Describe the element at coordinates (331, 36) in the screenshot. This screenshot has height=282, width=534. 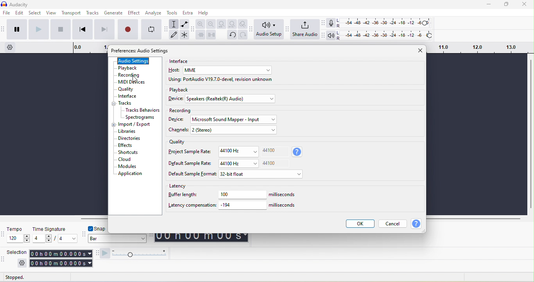
I see `playback meter` at that location.